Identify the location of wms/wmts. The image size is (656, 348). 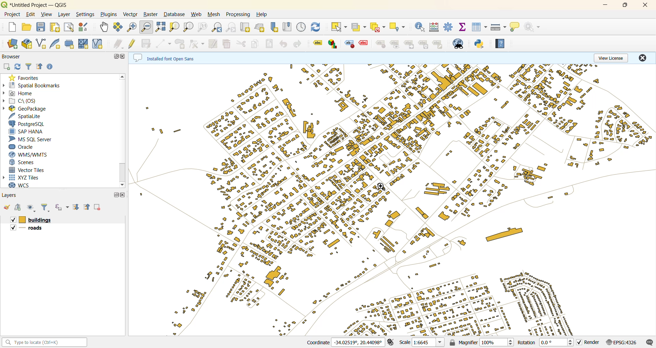
(33, 155).